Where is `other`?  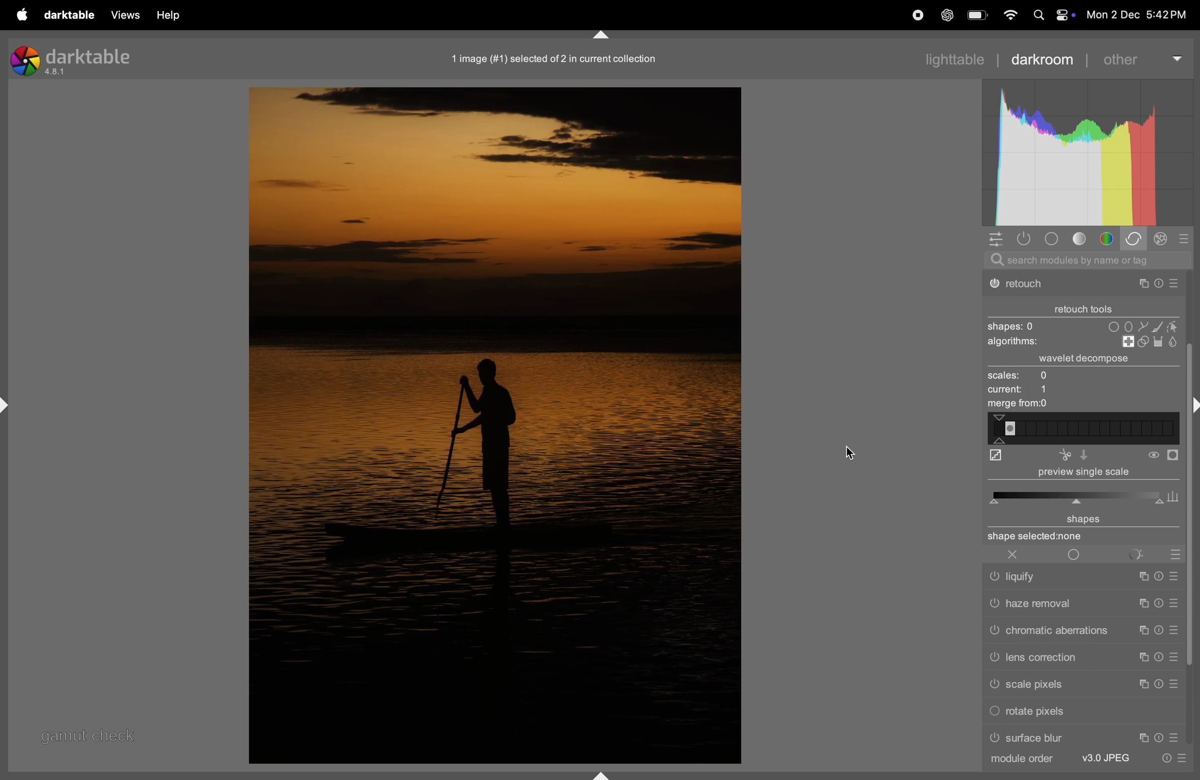
other is located at coordinates (1142, 58).